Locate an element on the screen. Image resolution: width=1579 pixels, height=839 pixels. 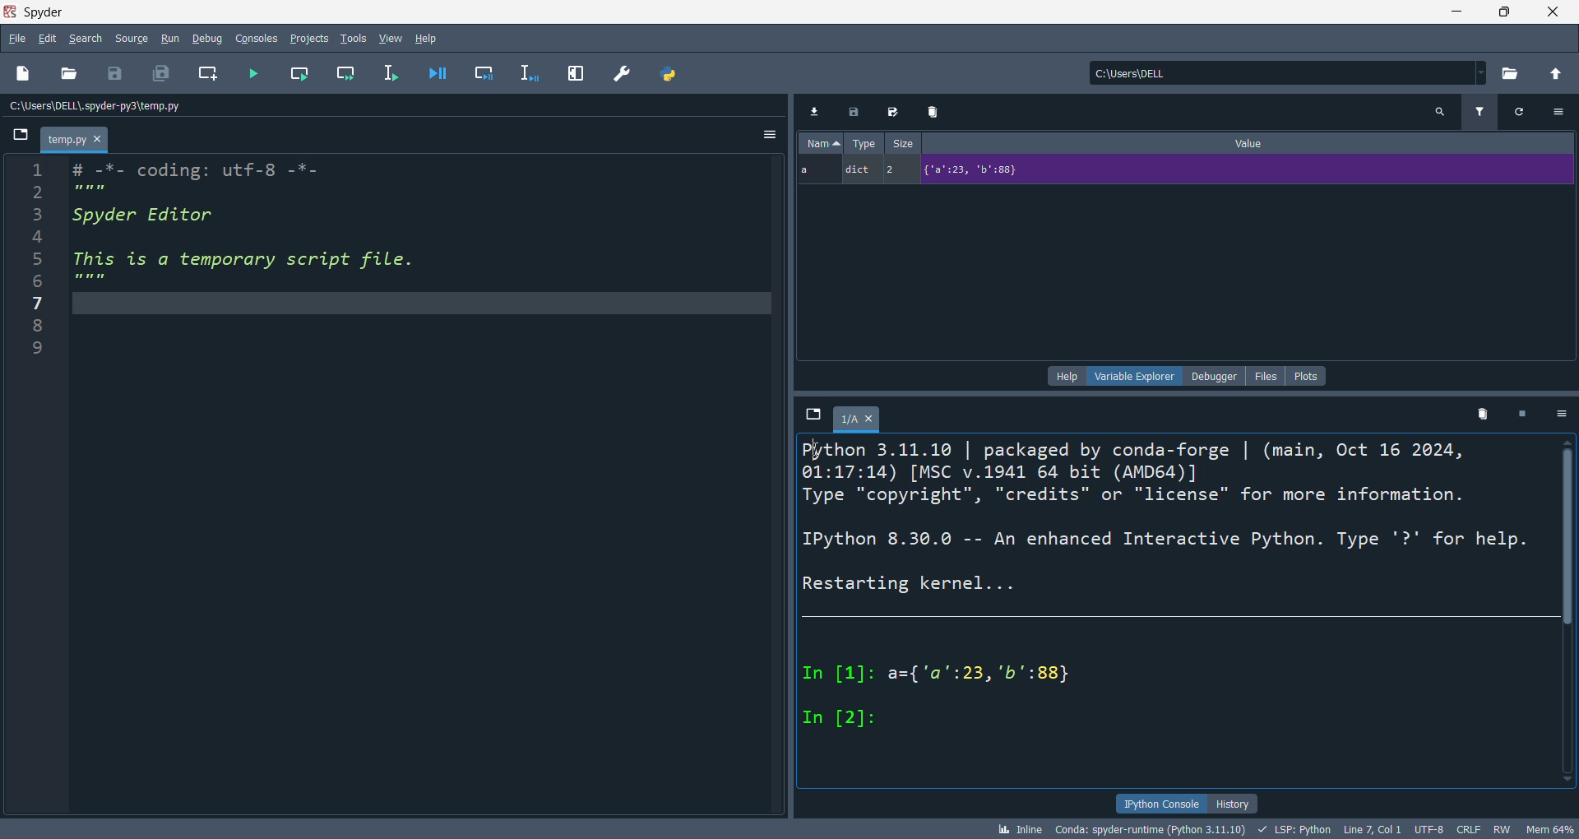
new cell is located at coordinates (211, 74).